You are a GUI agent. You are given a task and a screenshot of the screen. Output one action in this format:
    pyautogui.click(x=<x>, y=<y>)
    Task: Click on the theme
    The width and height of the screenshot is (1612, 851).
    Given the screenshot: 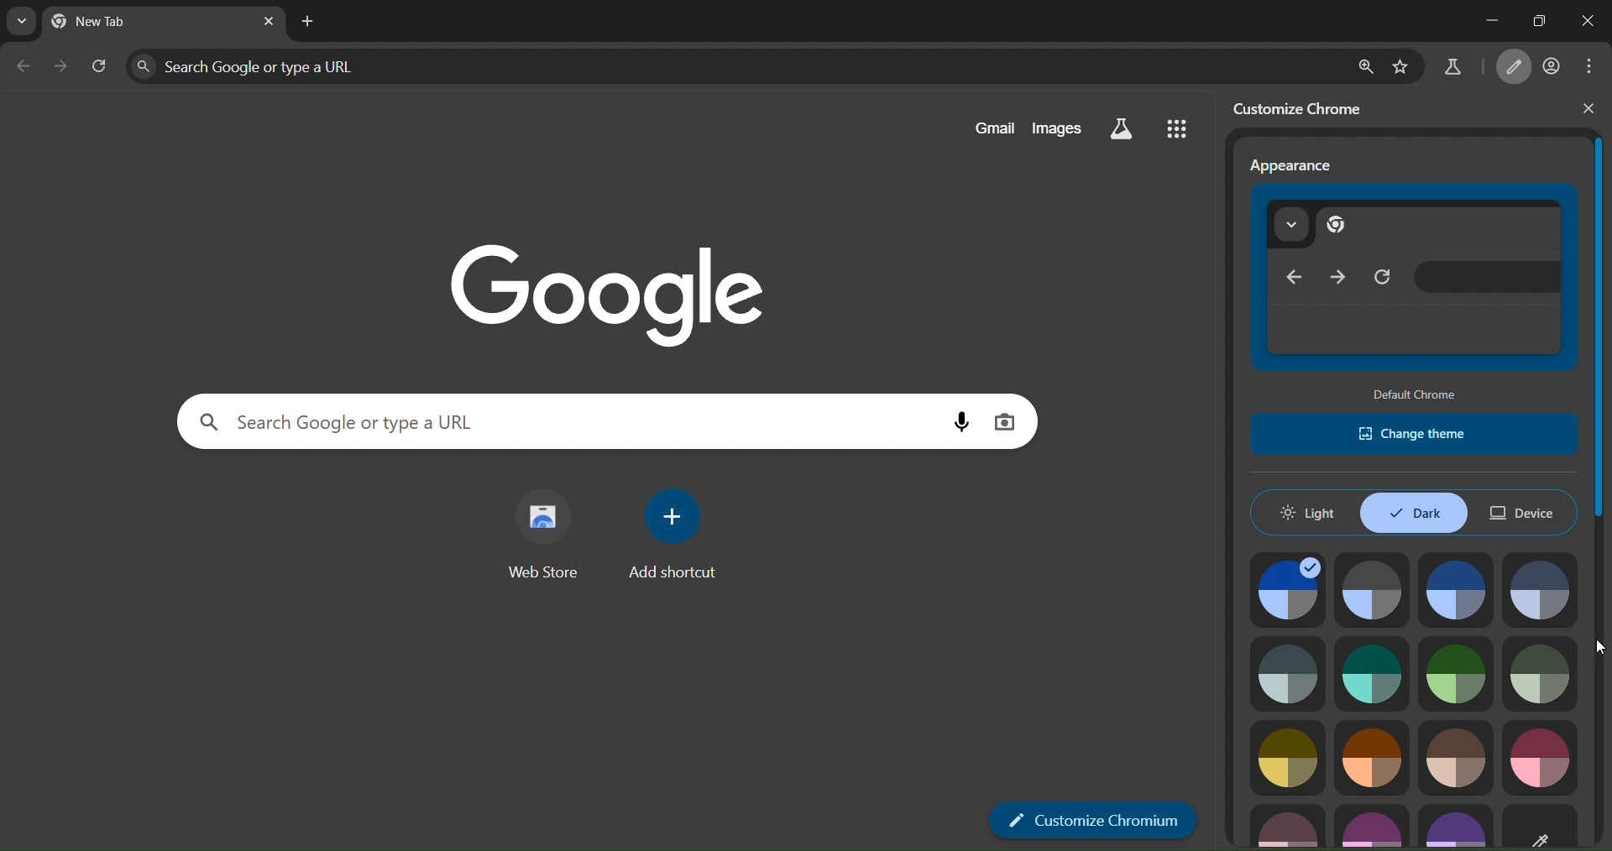 What is the action you would take?
    pyautogui.click(x=1456, y=826)
    